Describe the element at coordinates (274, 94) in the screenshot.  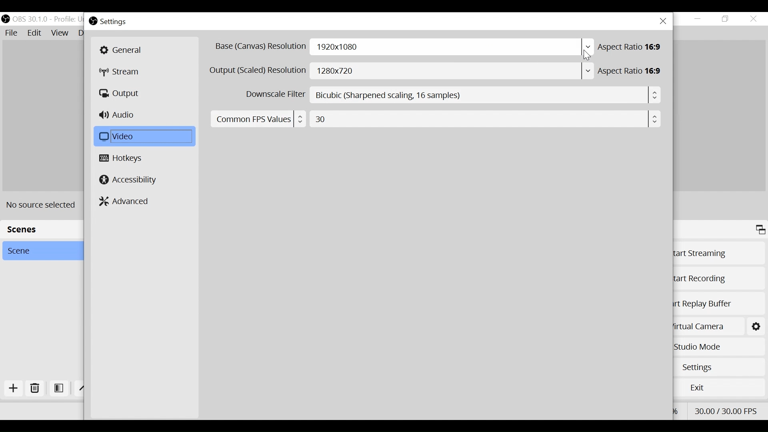
I see `Downscale Filter` at that location.